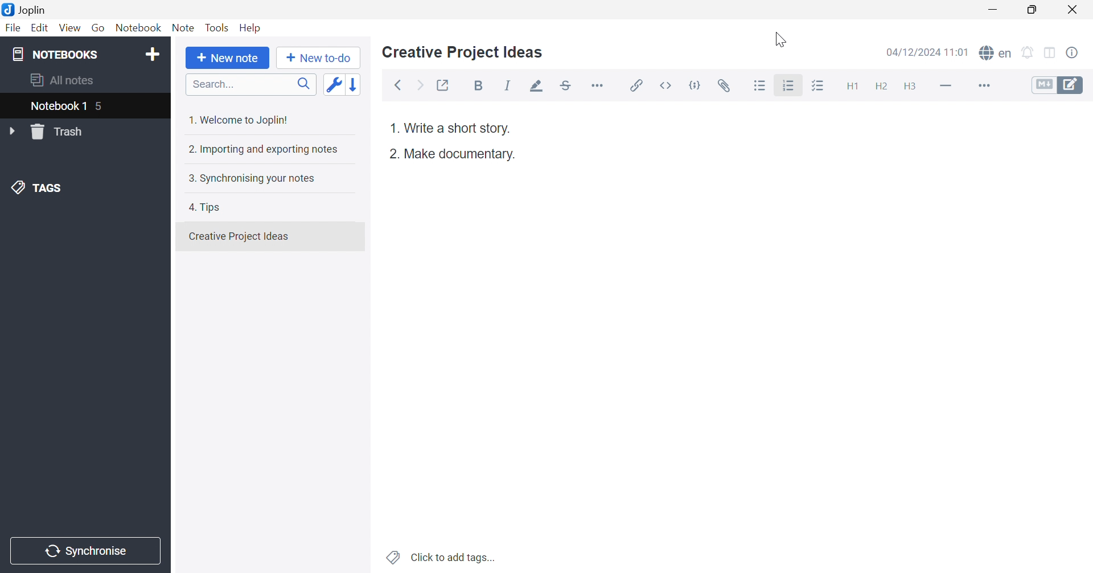 This screenshot has height=573, width=1093. Describe the element at coordinates (462, 52) in the screenshot. I see `Creative Project Ideas` at that location.